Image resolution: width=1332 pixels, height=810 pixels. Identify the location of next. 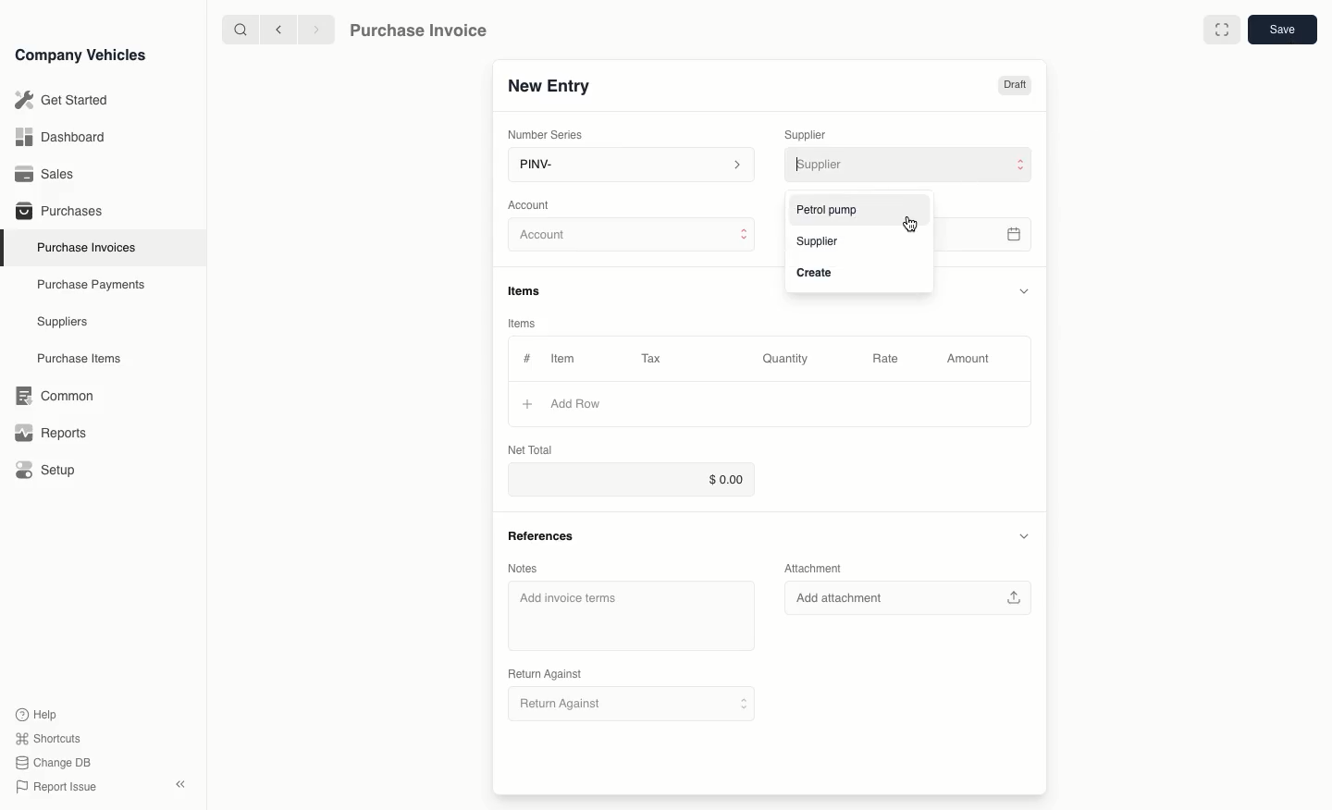
(316, 29).